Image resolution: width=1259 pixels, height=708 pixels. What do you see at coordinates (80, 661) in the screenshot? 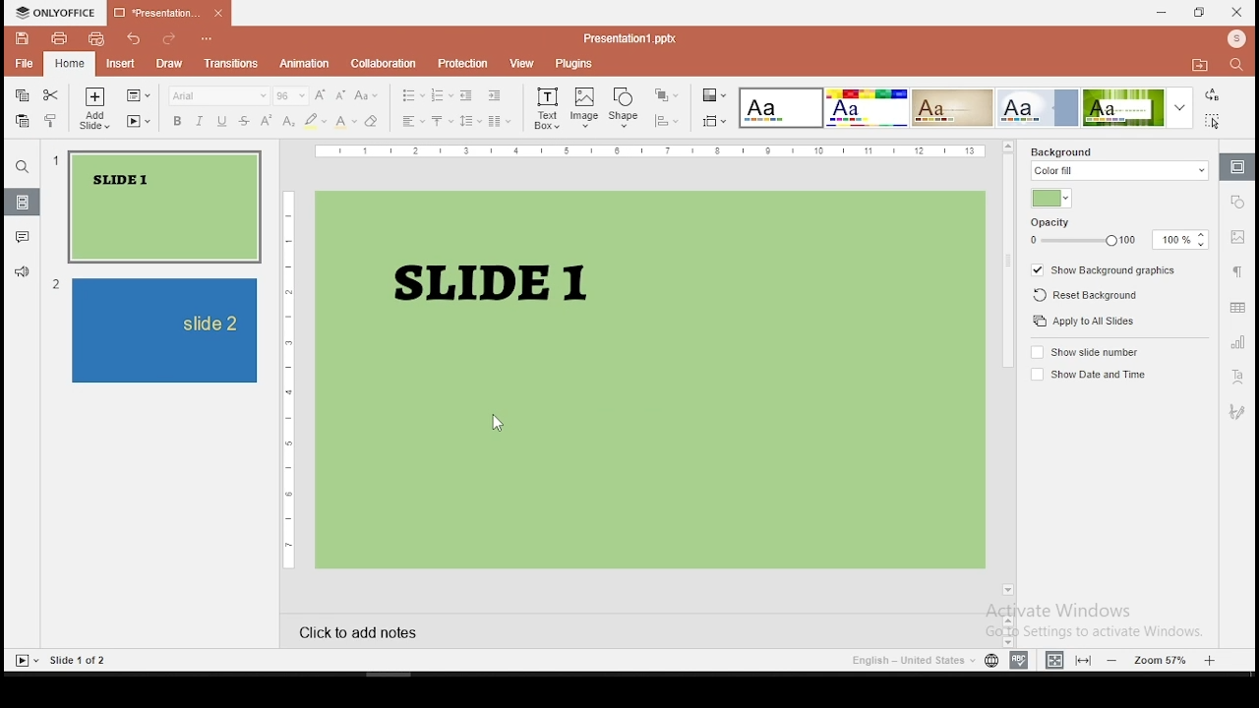
I see `Slide 1 of 2` at bounding box center [80, 661].